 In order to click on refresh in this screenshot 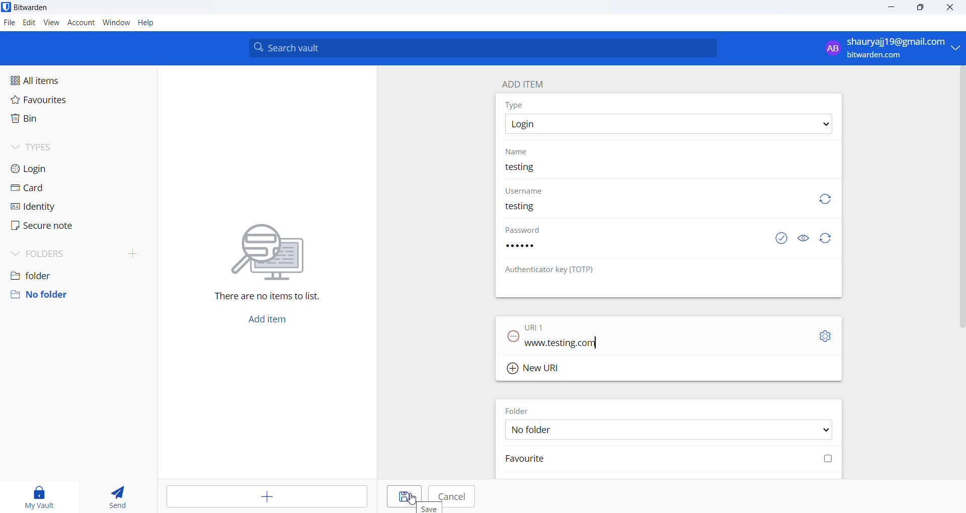, I will do `click(823, 199)`.